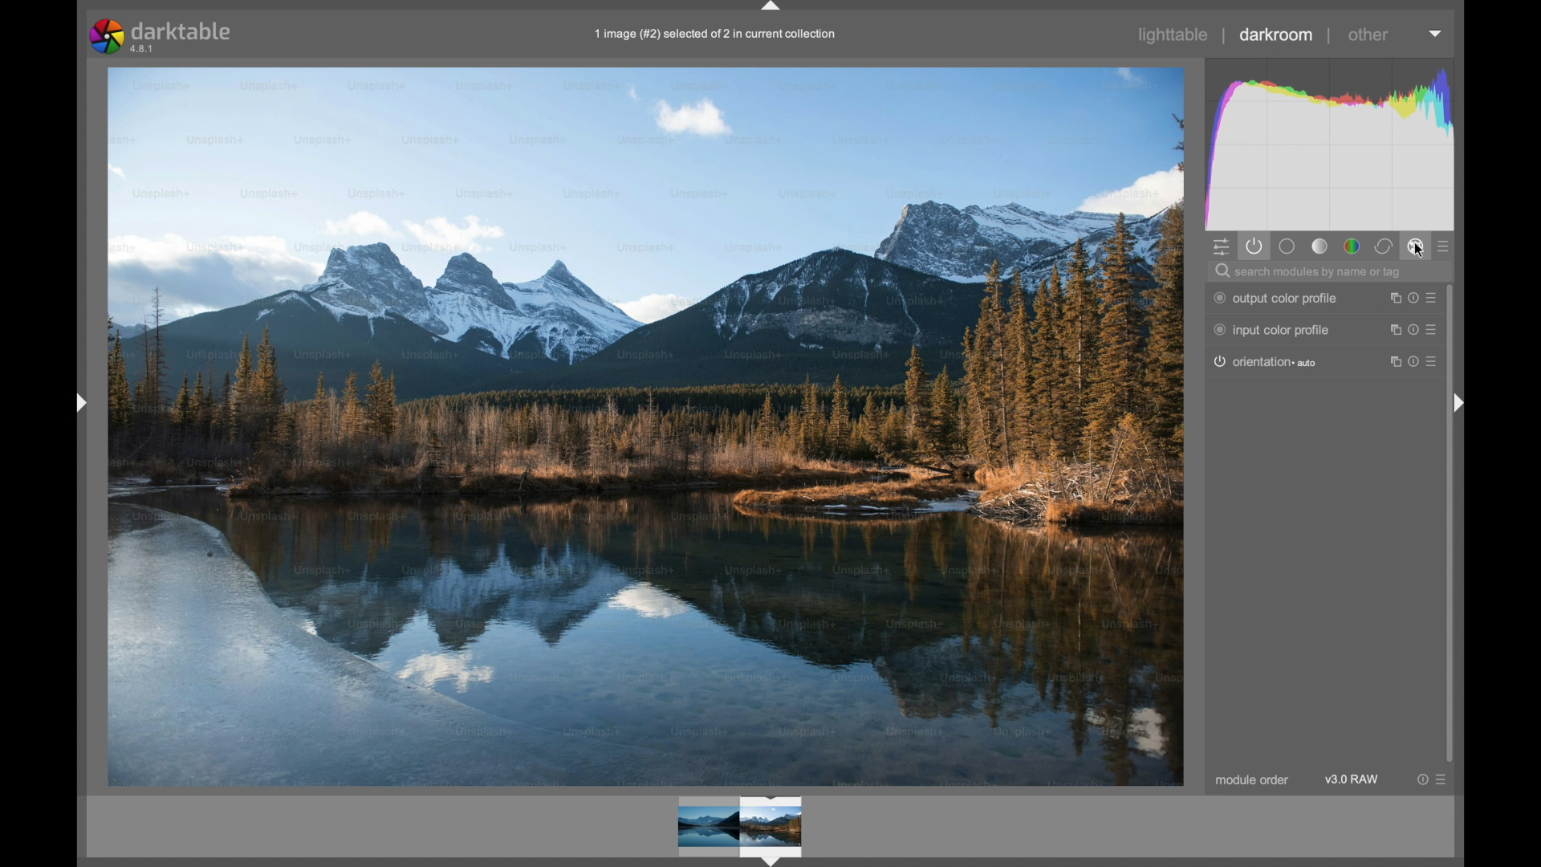  I want to click on instance, so click(1391, 363).